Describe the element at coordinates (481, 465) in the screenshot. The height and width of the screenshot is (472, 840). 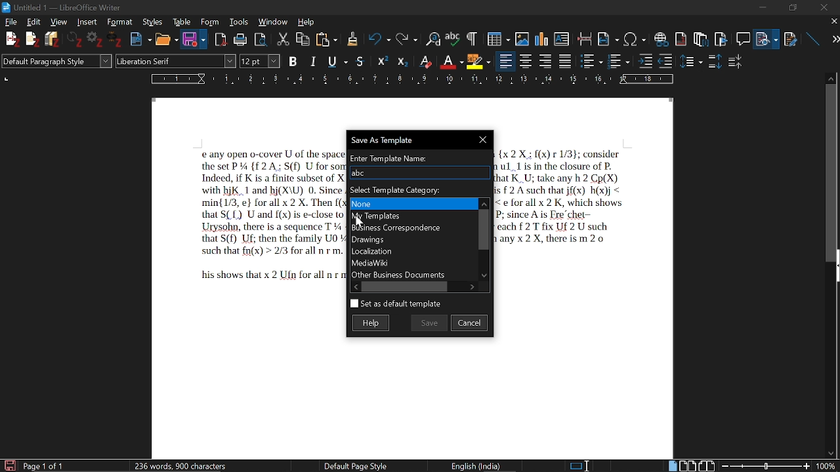
I see `English(India)` at that location.